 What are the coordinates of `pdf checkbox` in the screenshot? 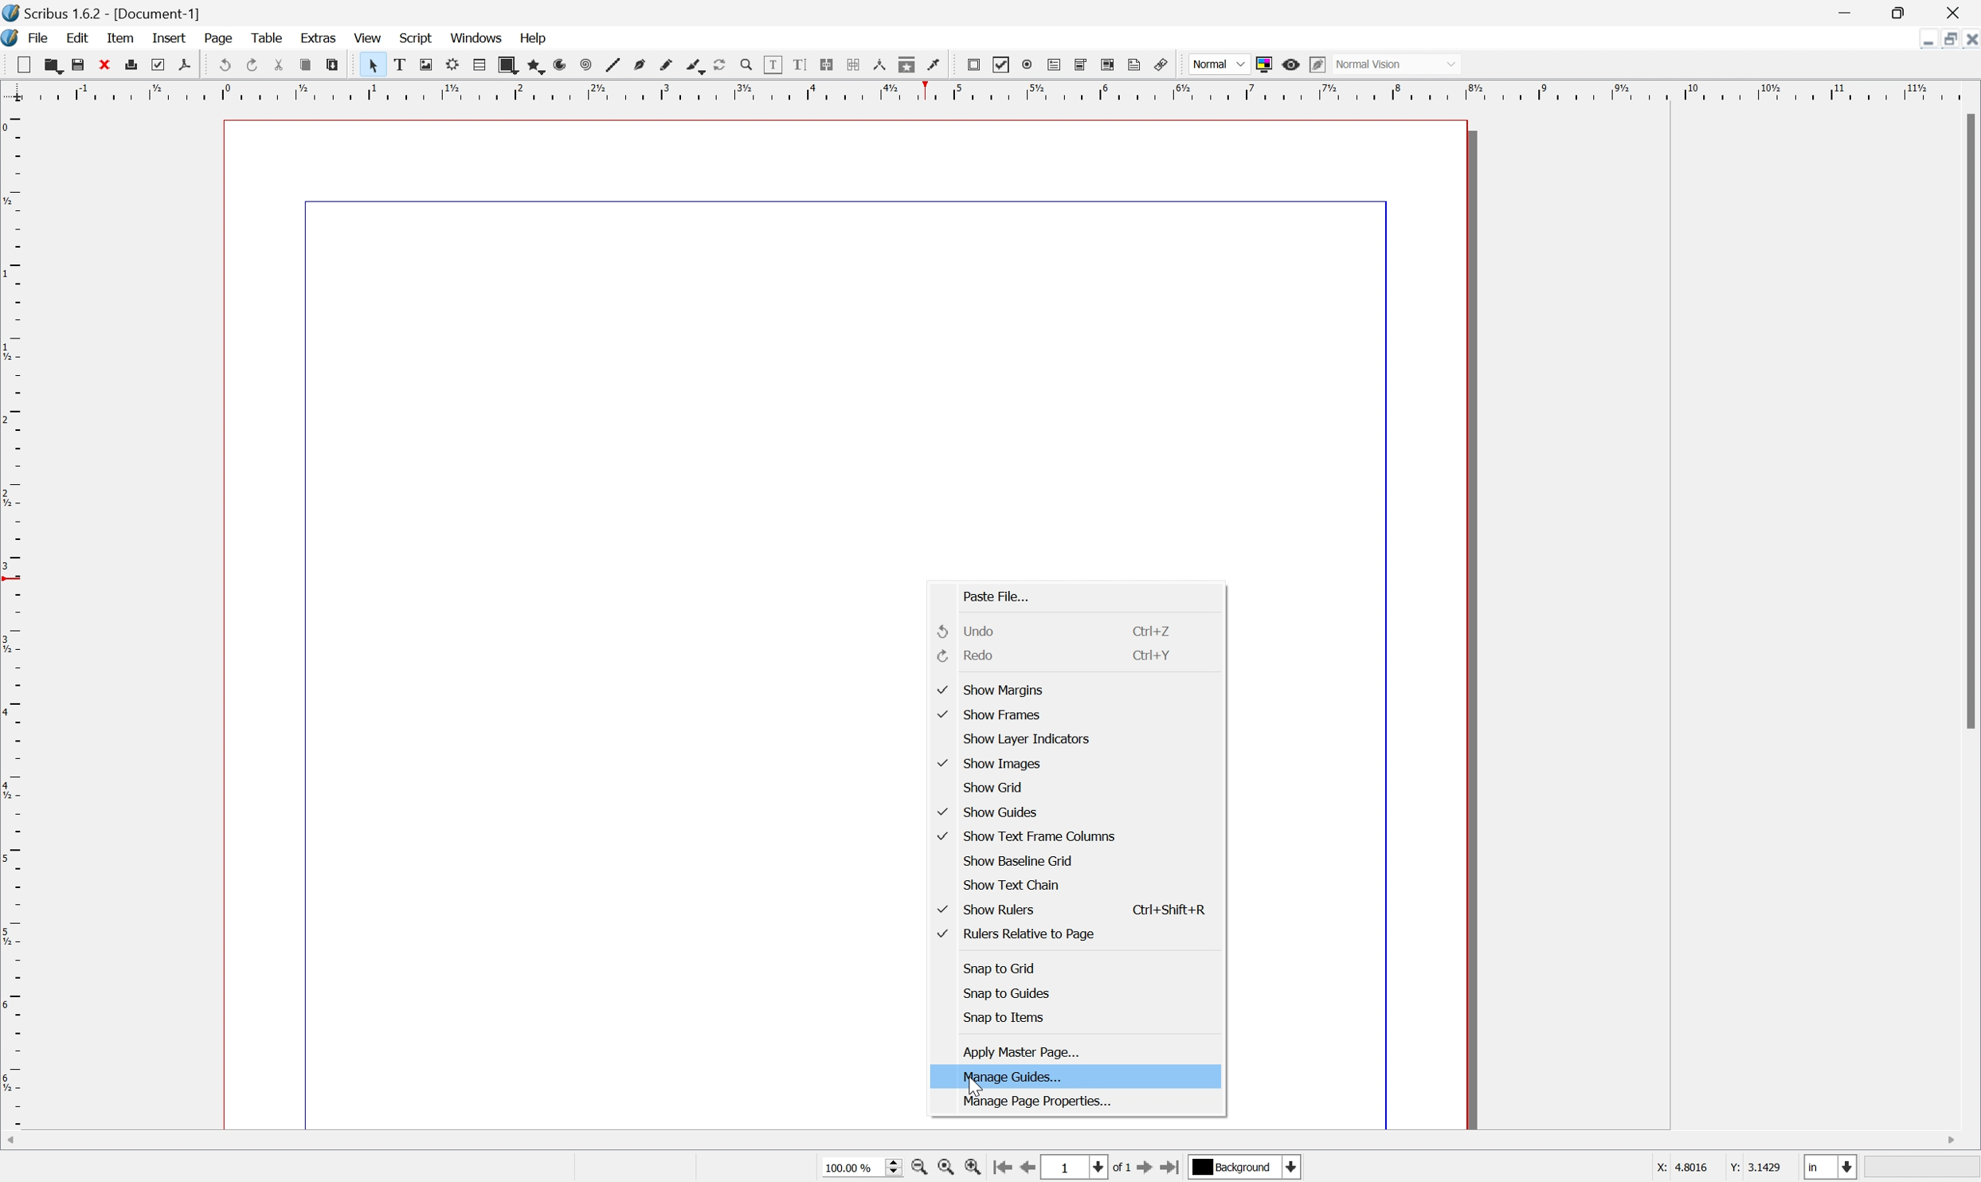 It's located at (1003, 65).